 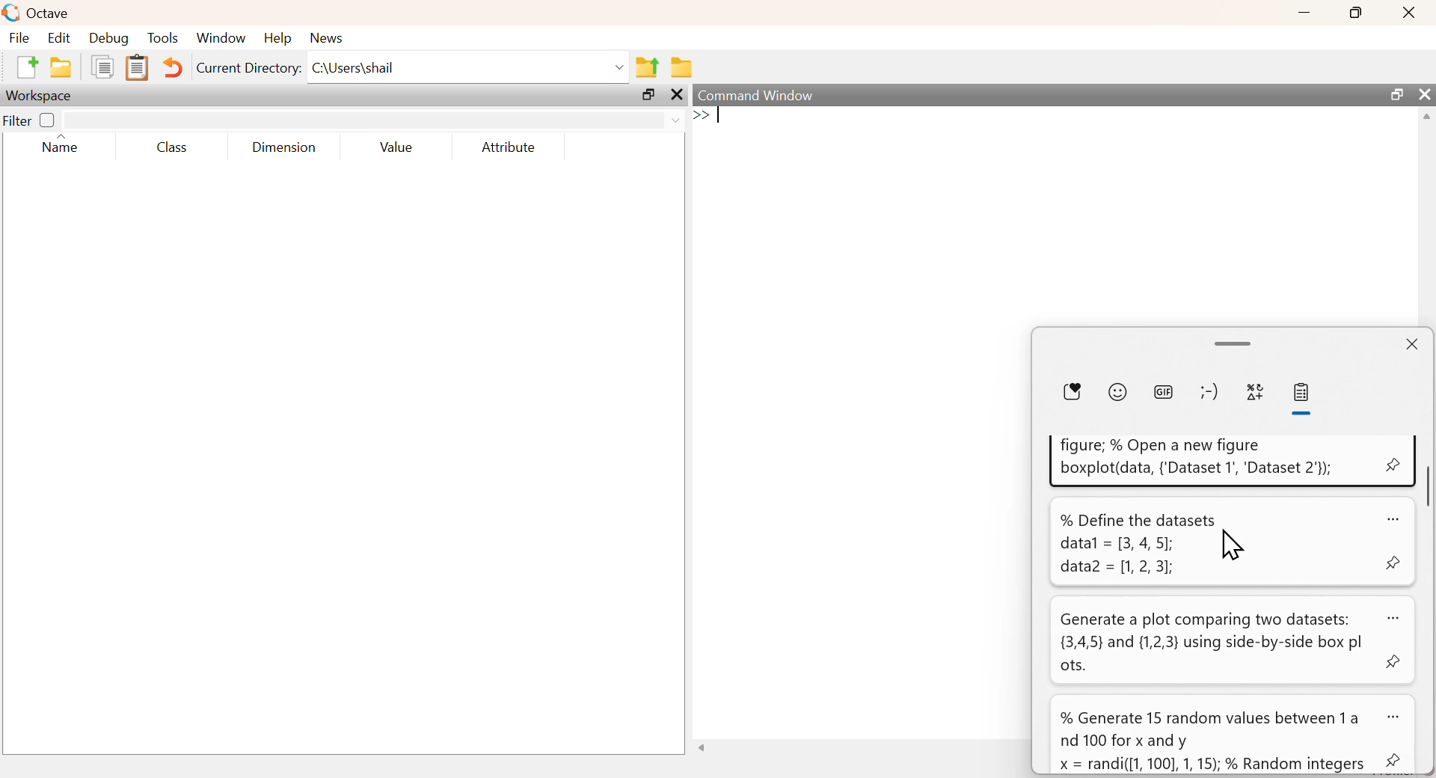 What do you see at coordinates (1256, 392) in the screenshot?
I see `special characters` at bounding box center [1256, 392].